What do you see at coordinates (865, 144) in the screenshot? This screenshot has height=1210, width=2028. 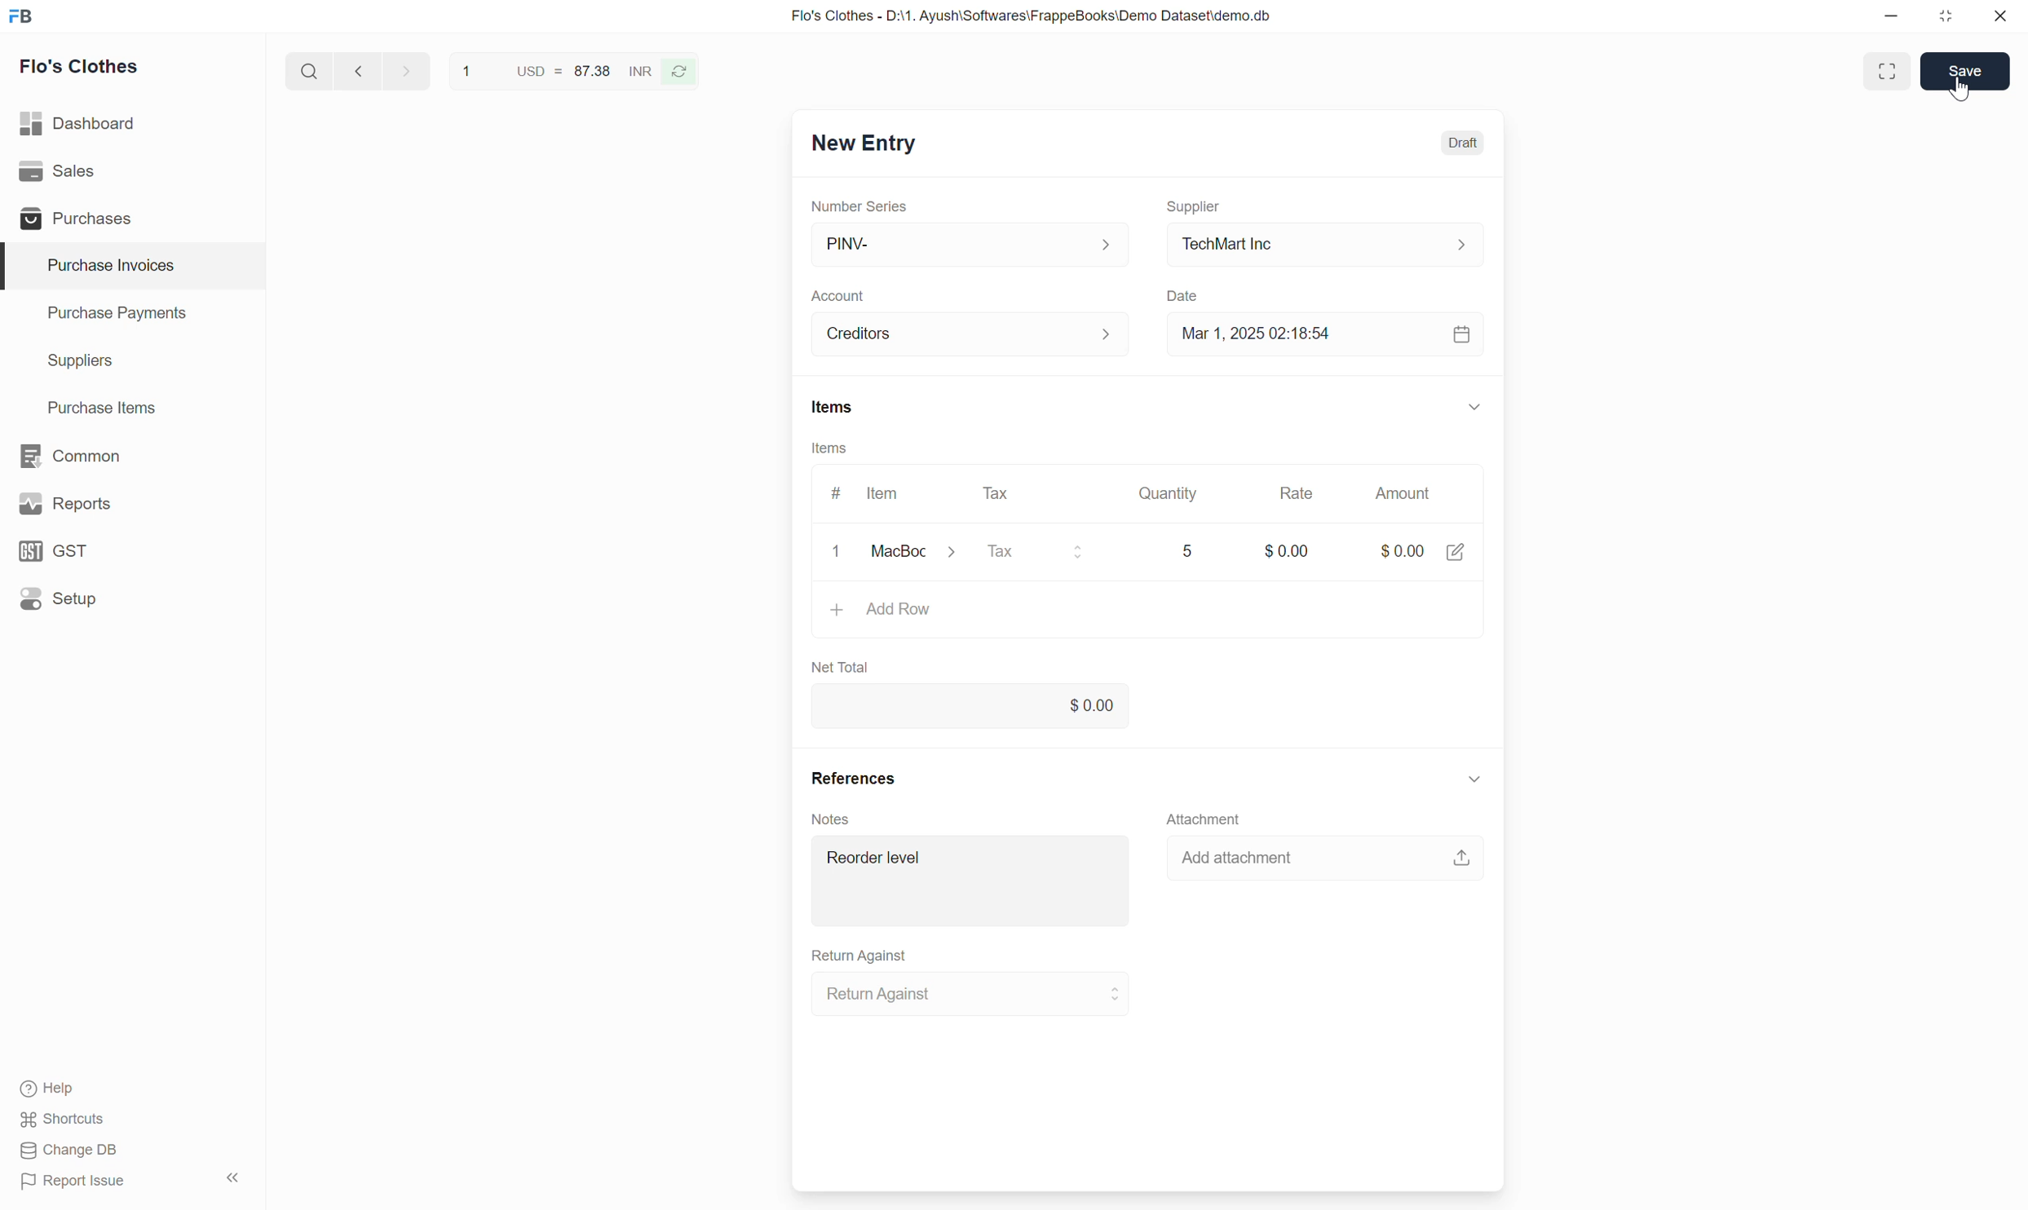 I see `New Entry` at bounding box center [865, 144].